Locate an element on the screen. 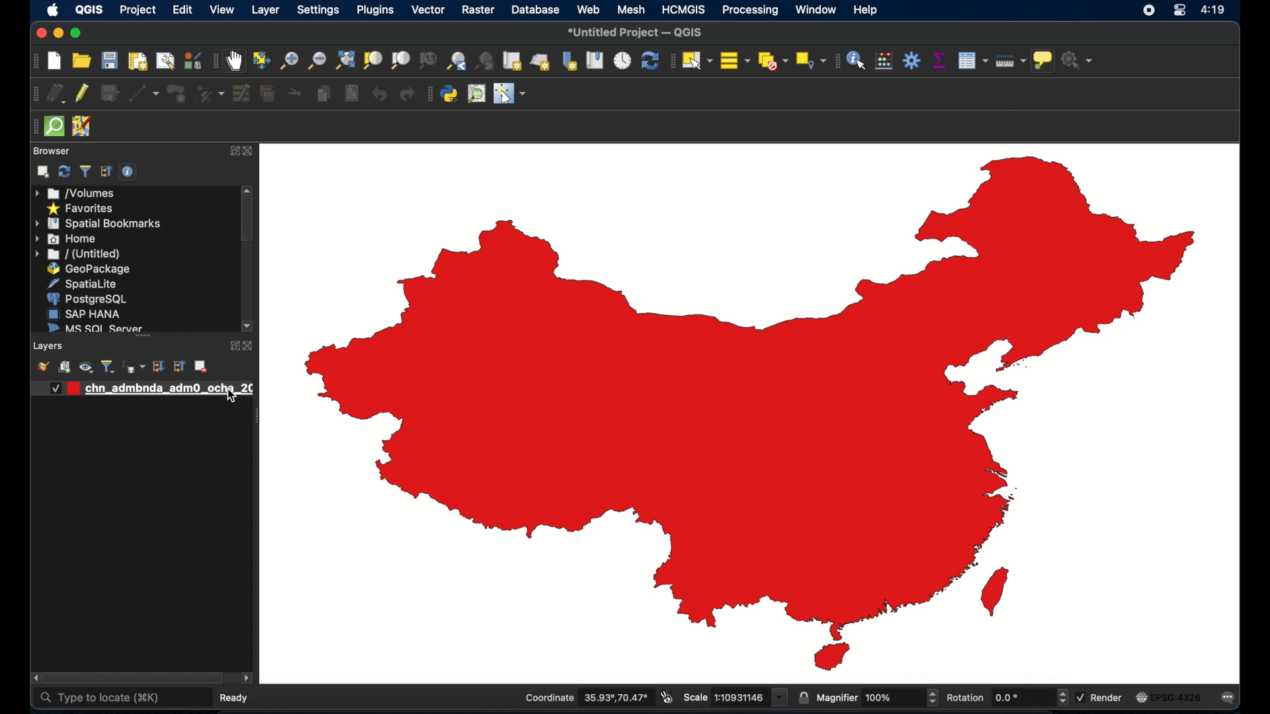  messages is located at coordinates (1230, 697).